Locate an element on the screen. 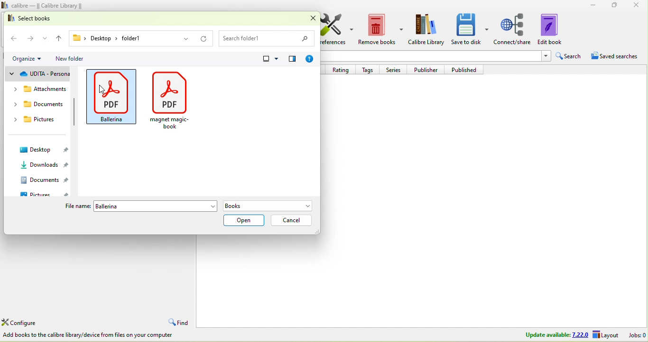 The height and width of the screenshot is (342, 648). saved searches is located at coordinates (615, 55).